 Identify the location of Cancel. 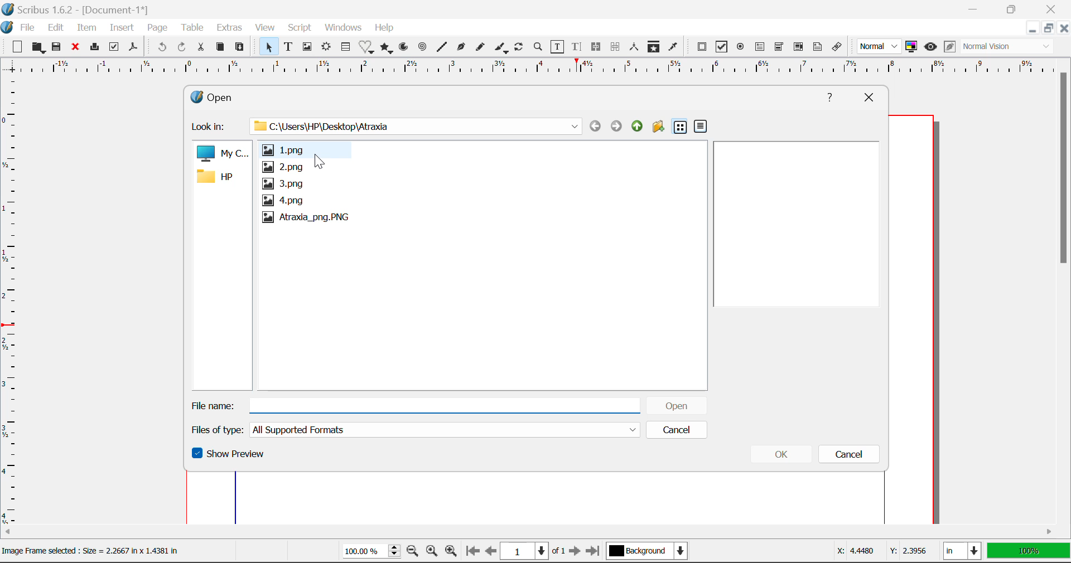
(676, 430).